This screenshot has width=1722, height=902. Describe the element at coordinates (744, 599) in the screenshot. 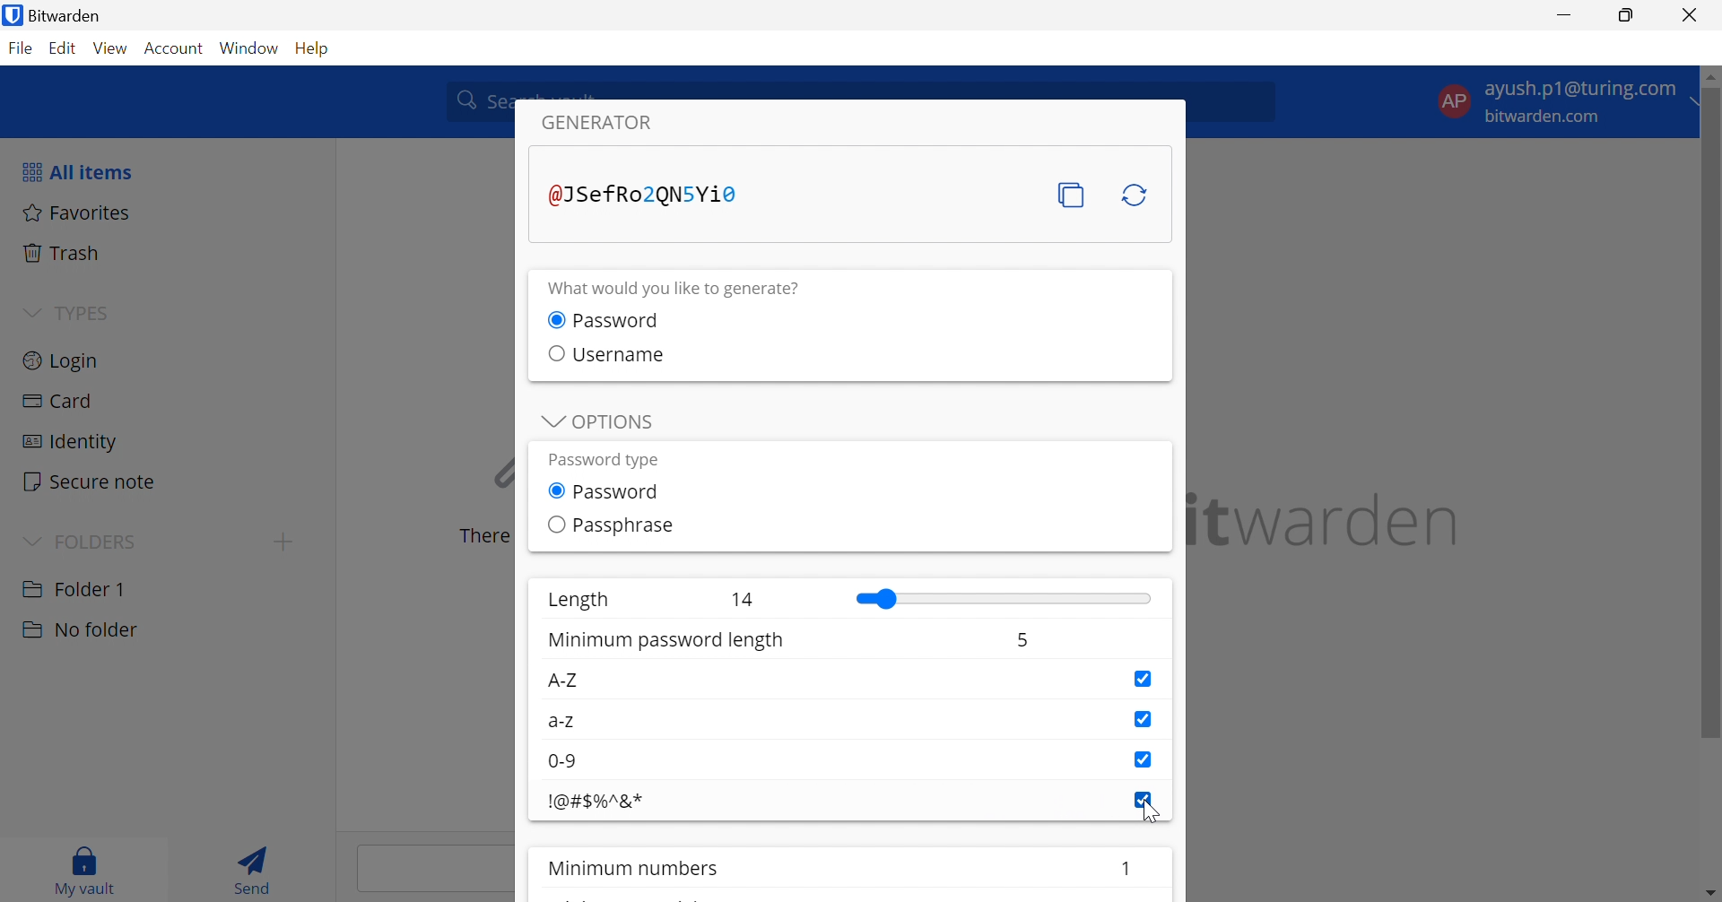

I see `14` at that location.